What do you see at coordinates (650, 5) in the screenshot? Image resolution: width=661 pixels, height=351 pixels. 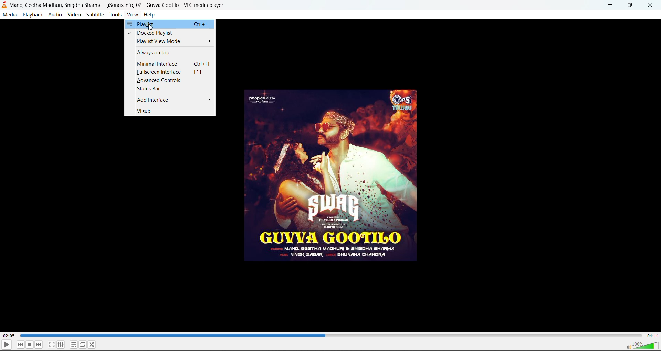 I see `close` at bounding box center [650, 5].